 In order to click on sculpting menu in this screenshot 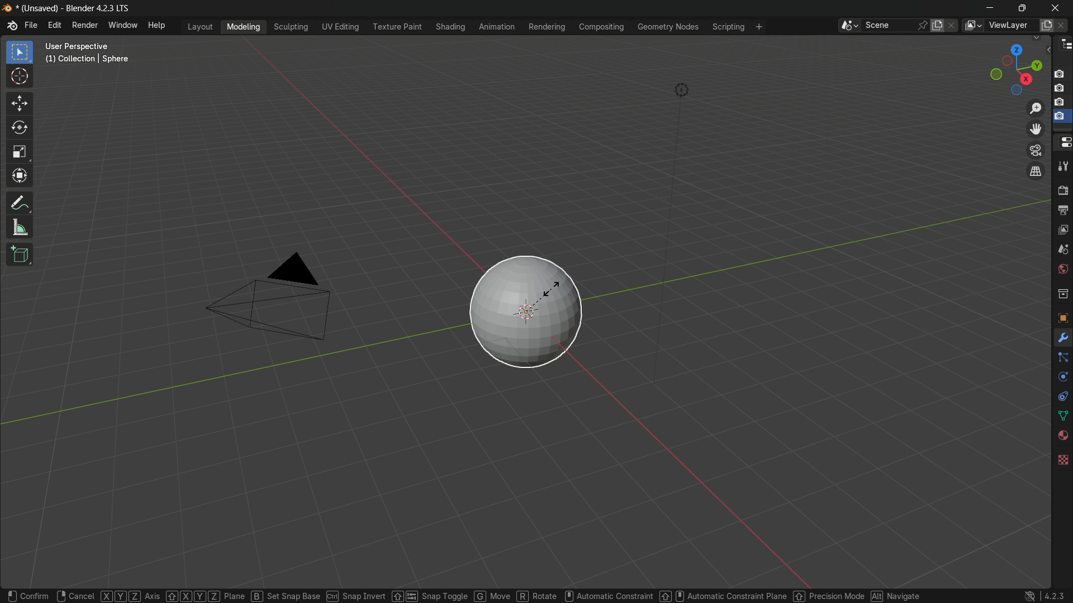, I will do `click(292, 27)`.